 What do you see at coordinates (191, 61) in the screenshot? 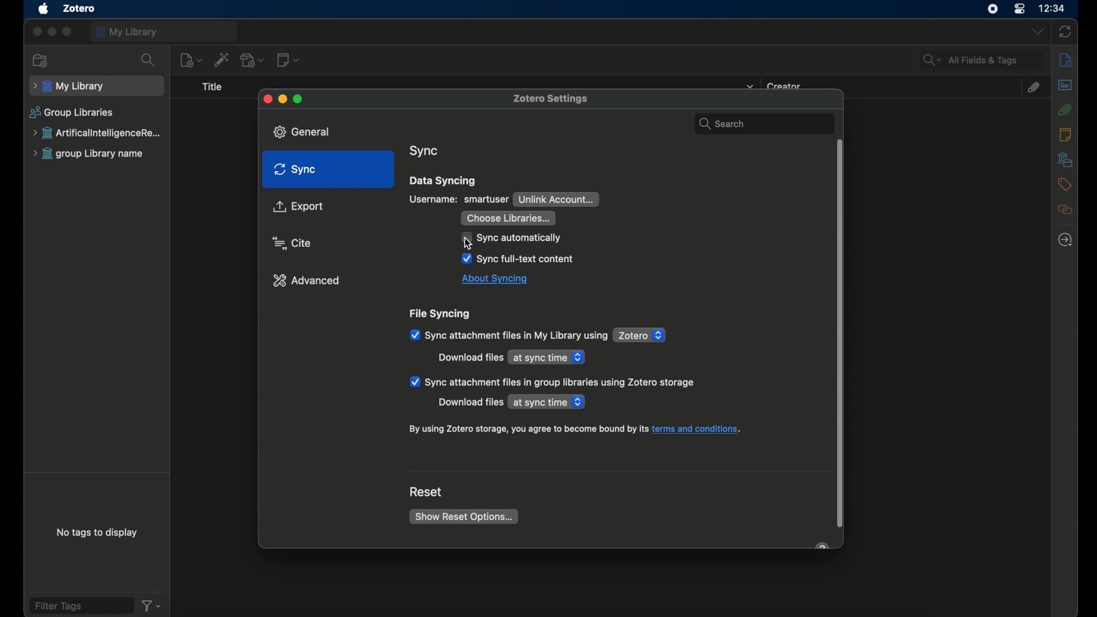
I see `new item` at bounding box center [191, 61].